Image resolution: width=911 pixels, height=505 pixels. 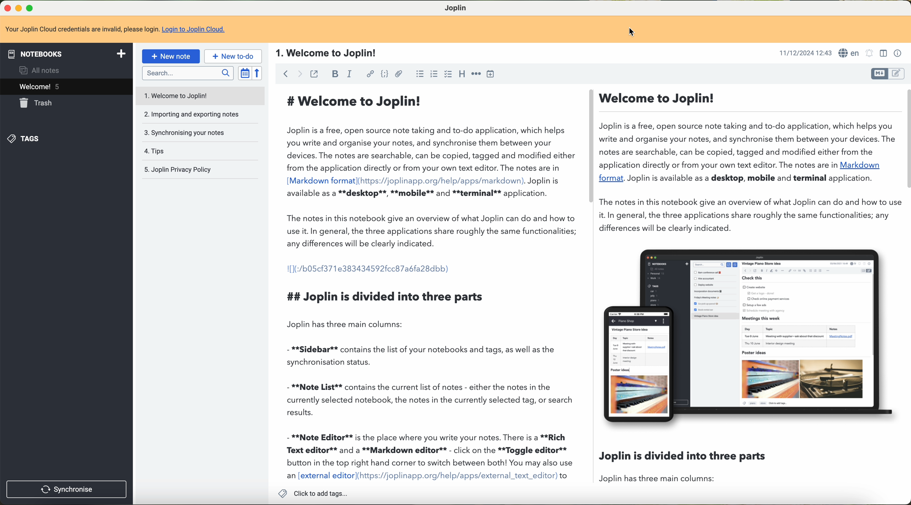 I want to click on bulleted list, so click(x=419, y=74).